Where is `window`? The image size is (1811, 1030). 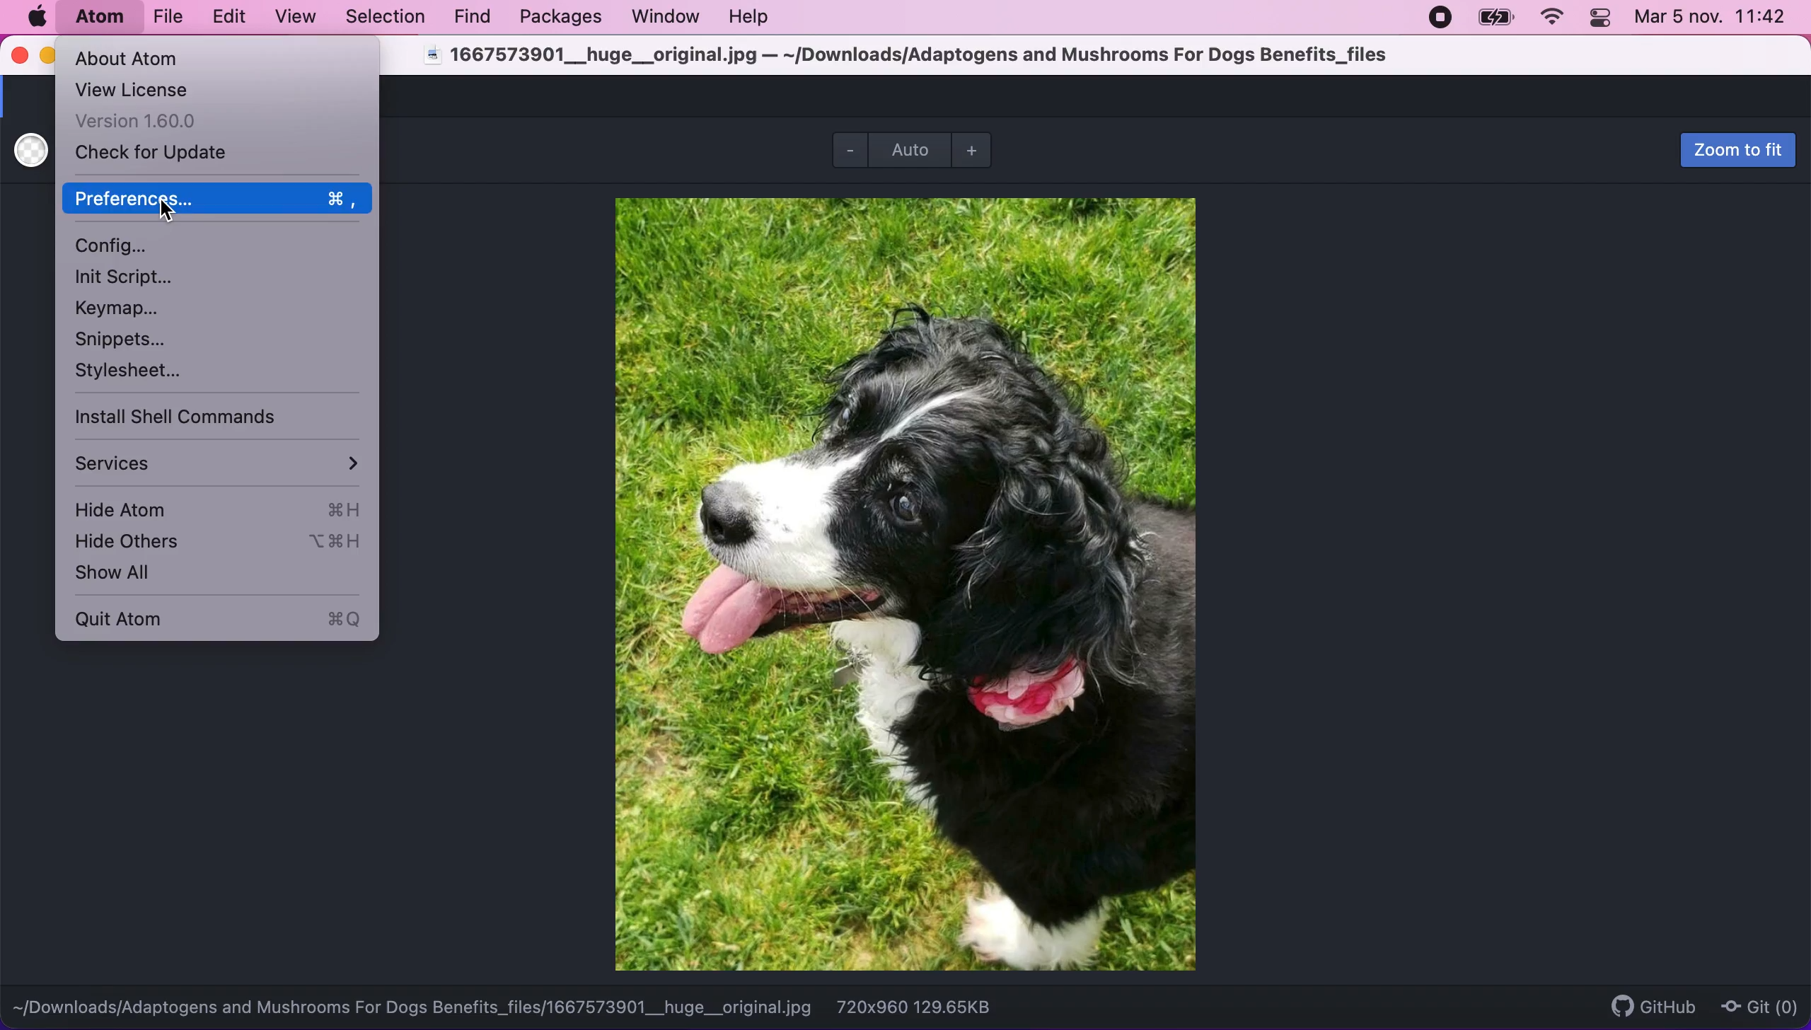
window is located at coordinates (668, 19).